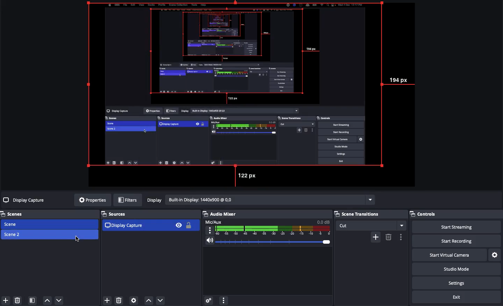 The width and height of the screenshot is (503, 306). Describe the element at coordinates (270, 199) in the screenshot. I see `display field` at that location.